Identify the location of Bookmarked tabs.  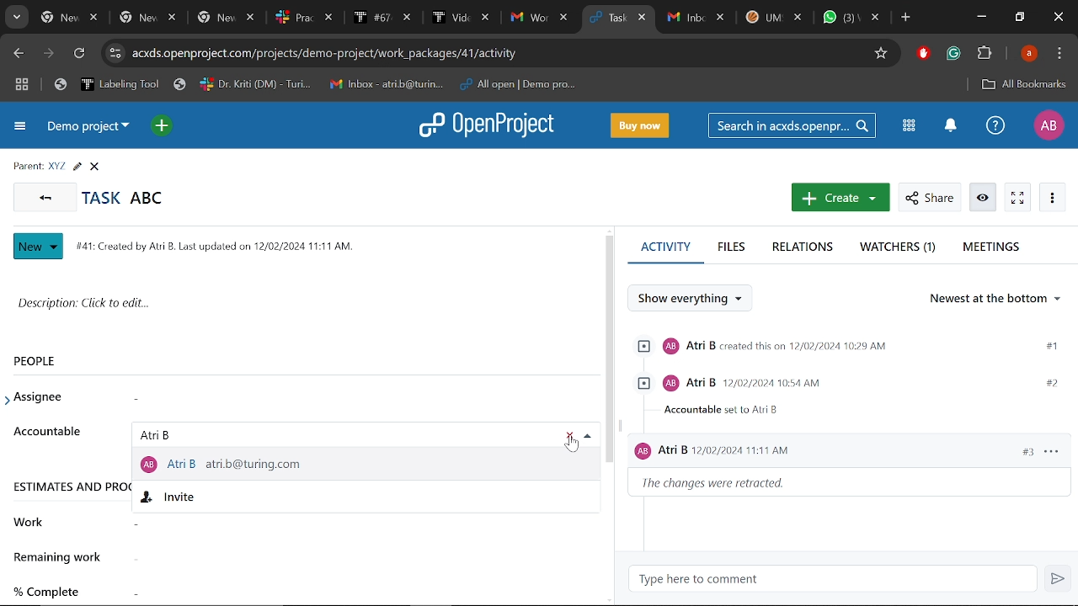
(327, 84).